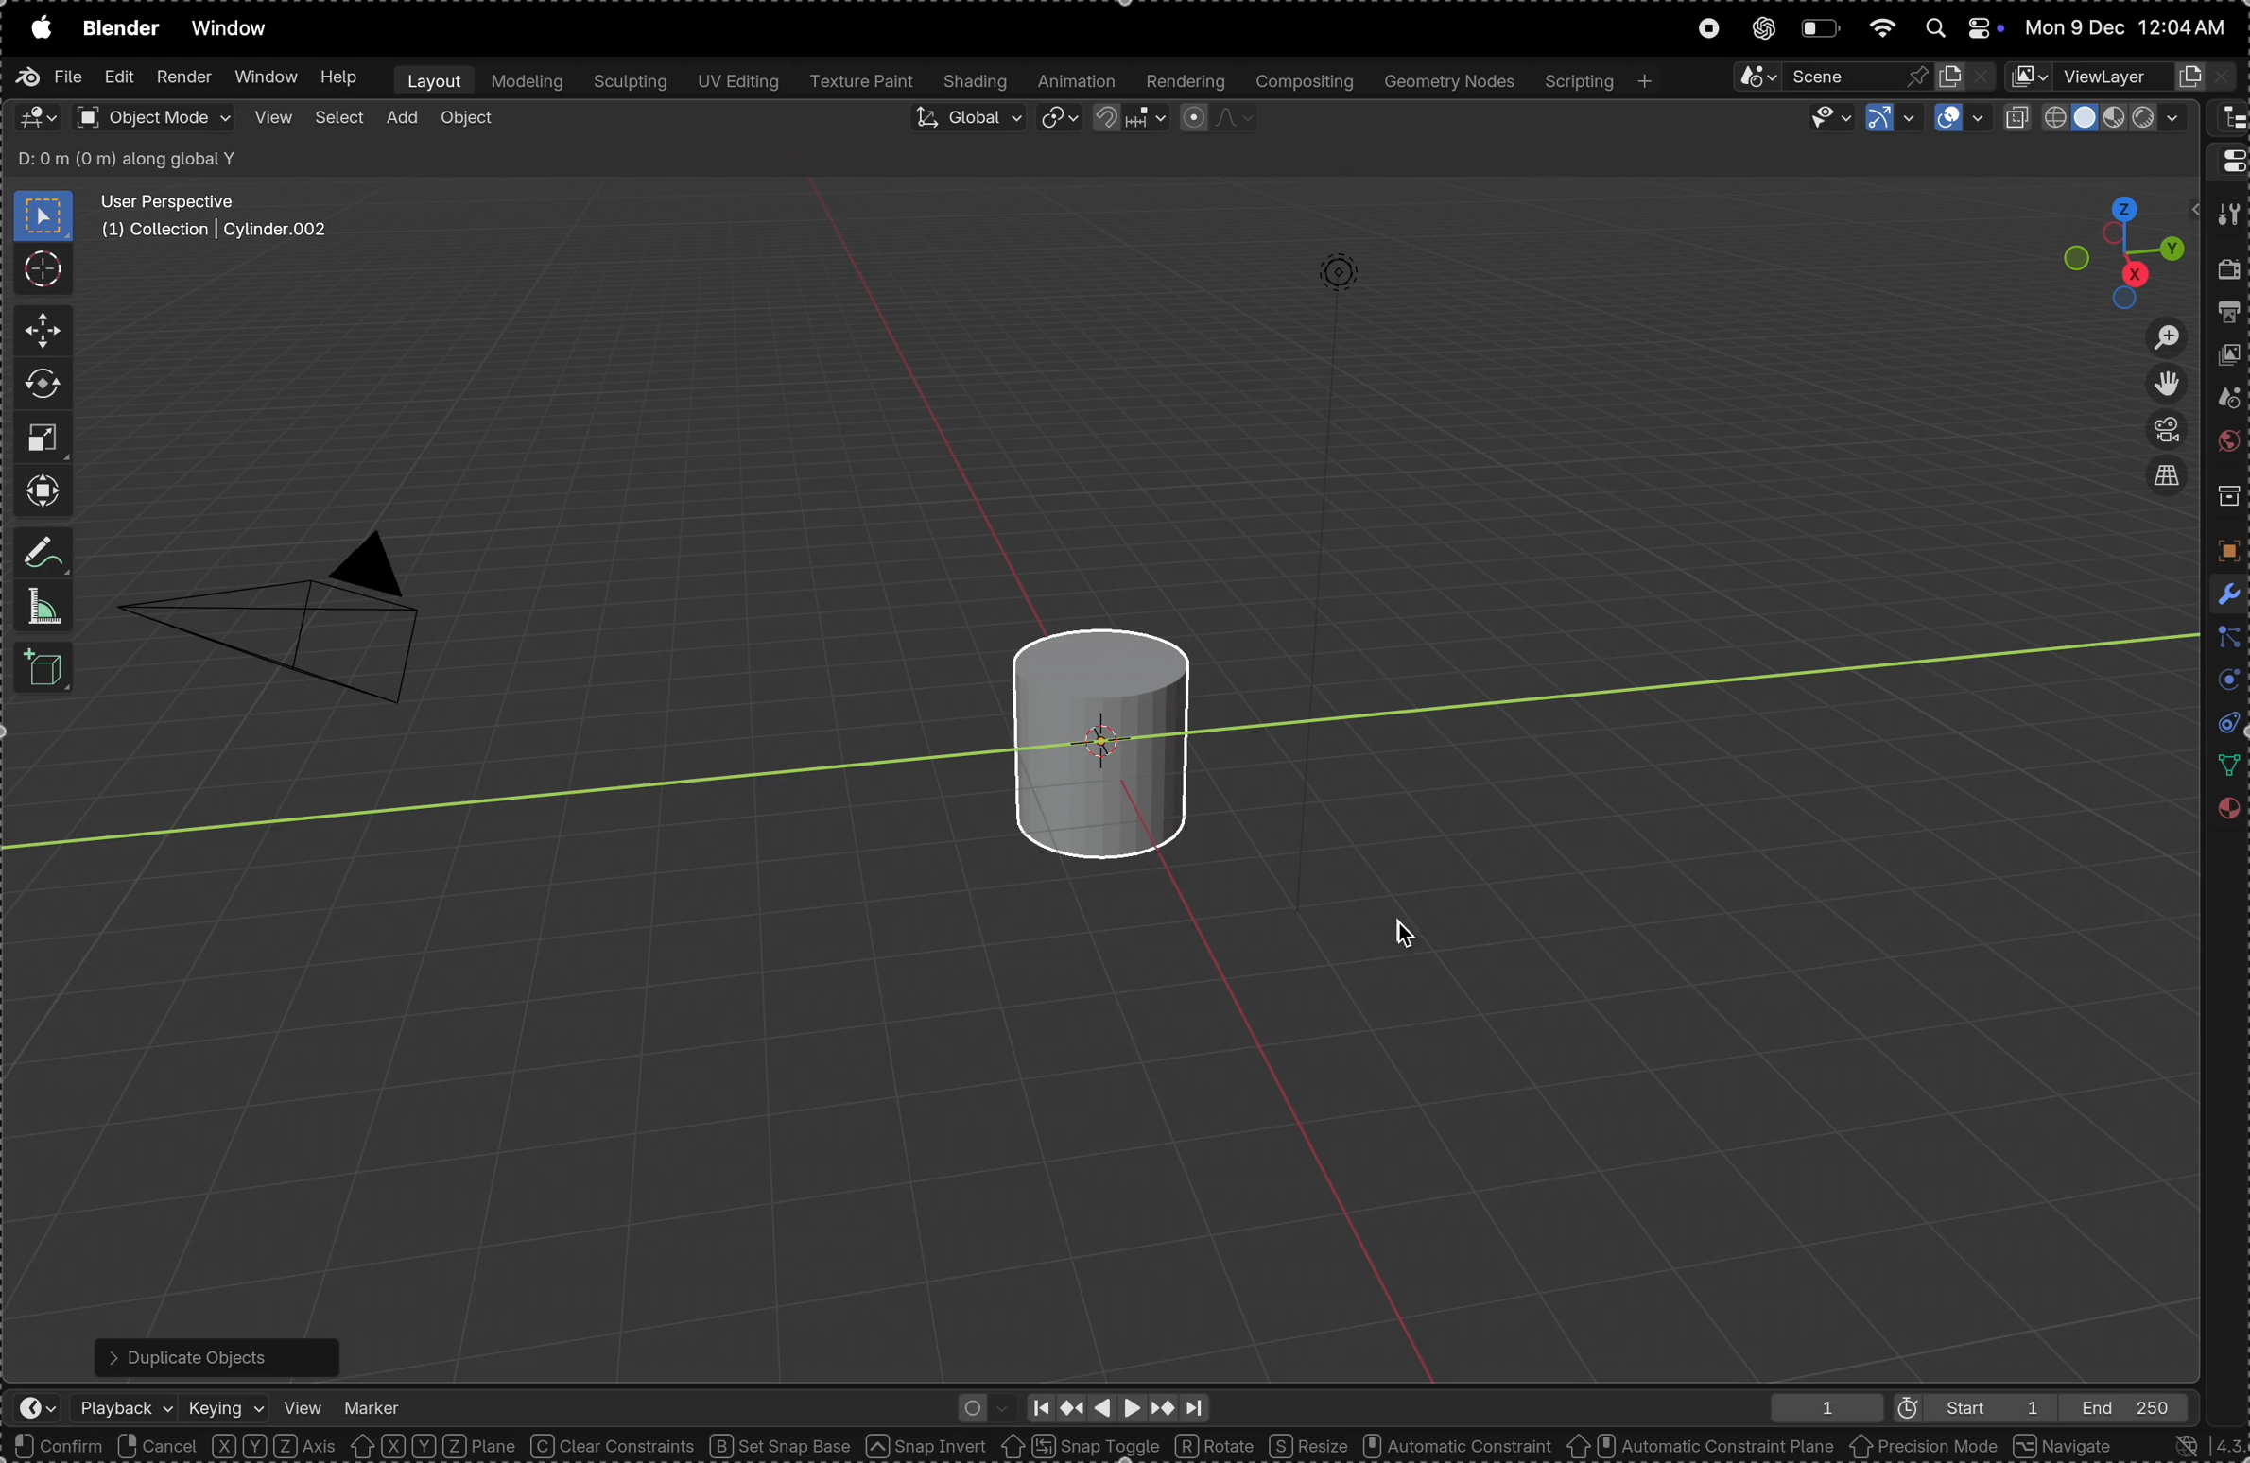 The width and height of the screenshot is (2250, 1463). I want to click on view, so click(303, 1404).